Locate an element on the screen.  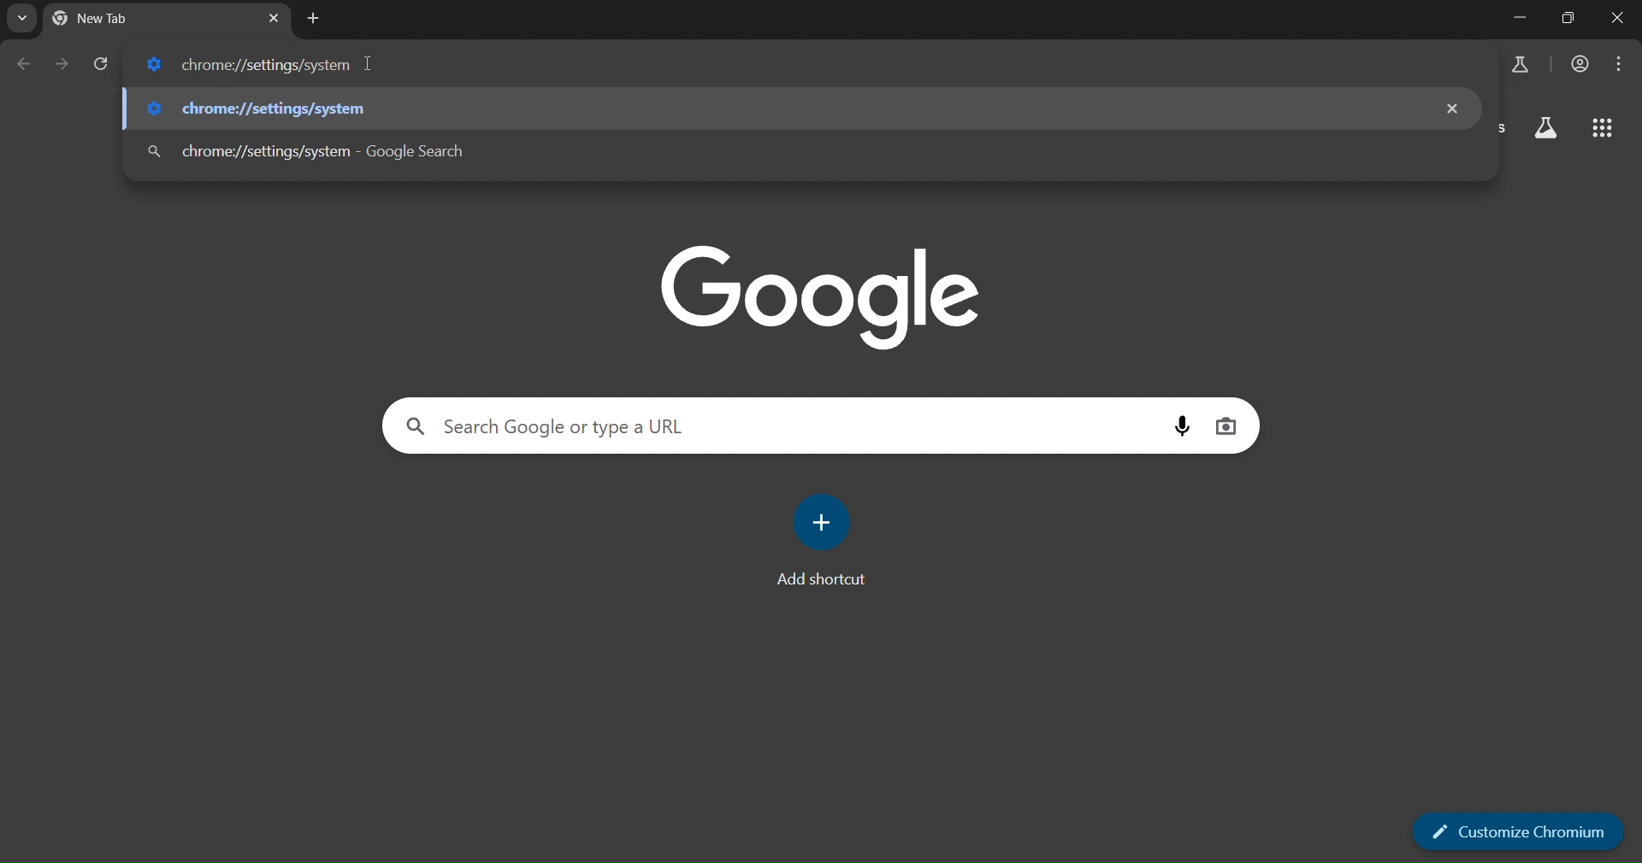
go forward one page is located at coordinates (63, 63).